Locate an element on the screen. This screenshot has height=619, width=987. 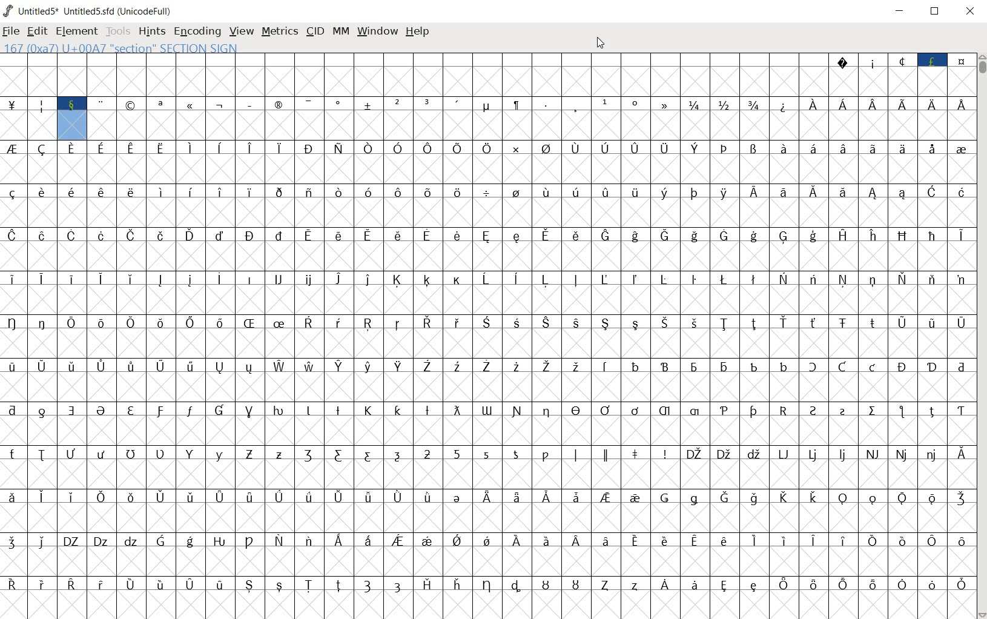
Latin extended characters is located at coordinates (441, 249).